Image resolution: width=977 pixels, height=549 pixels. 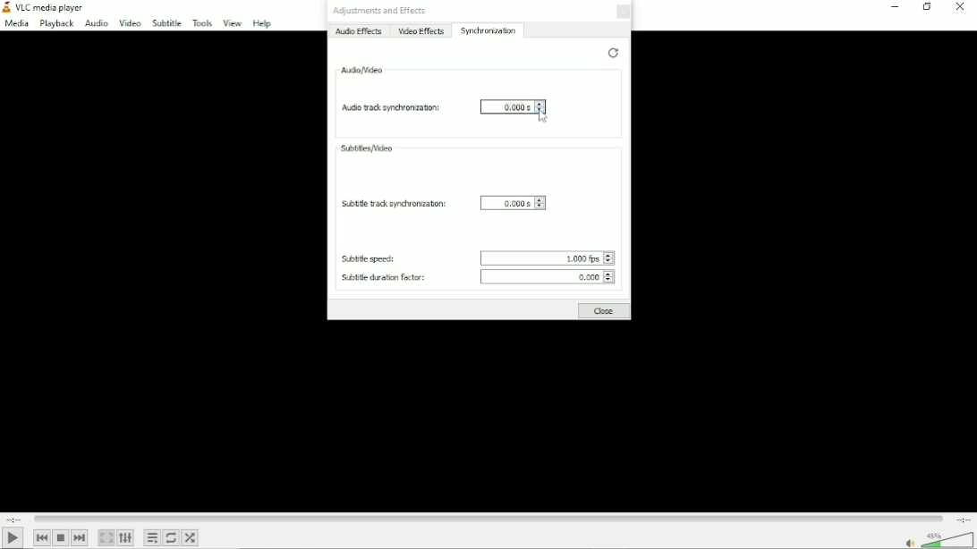 What do you see at coordinates (262, 22) in the screenshot?
I see `Help` at bounding box center [262, 22].